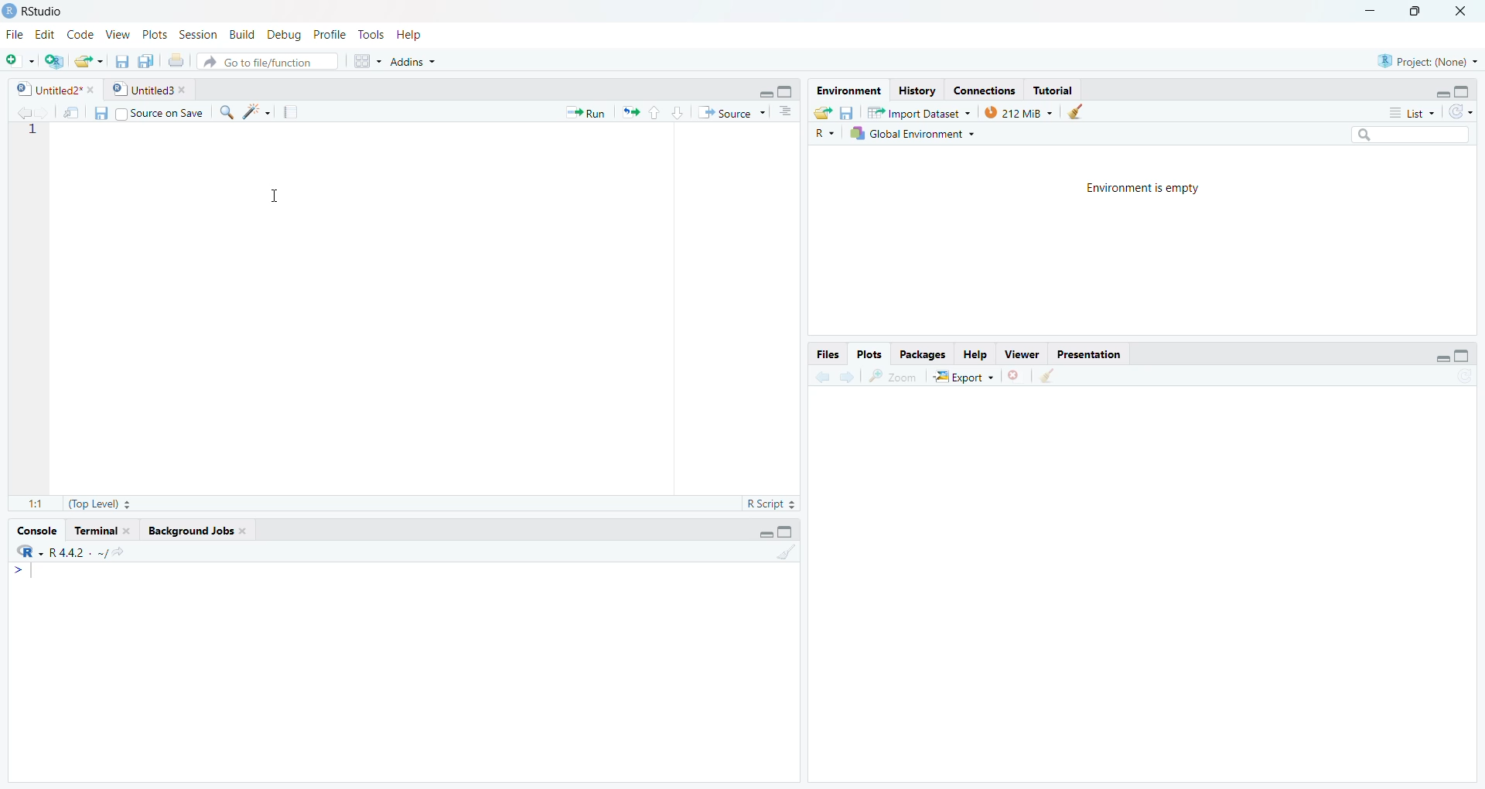  What do you see at coordinates (33, 501) in the screenshot?
I see `1 1` at bounding box center [33, 501].